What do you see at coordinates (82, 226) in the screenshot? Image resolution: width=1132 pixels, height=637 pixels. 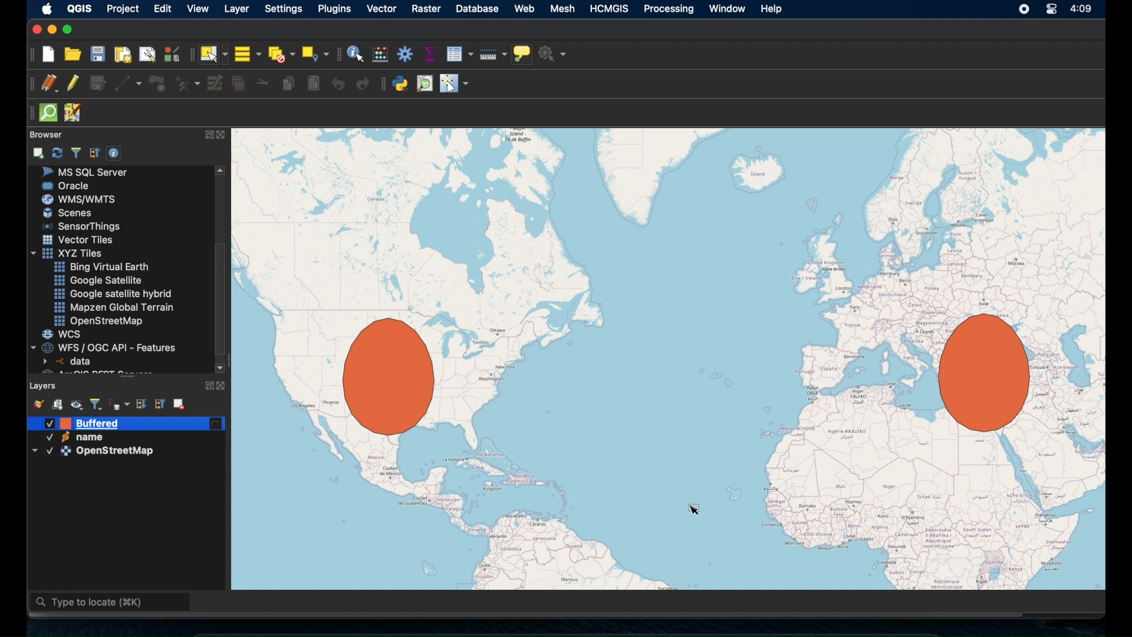 I see `sensor things` at bounding box center [82, 226].